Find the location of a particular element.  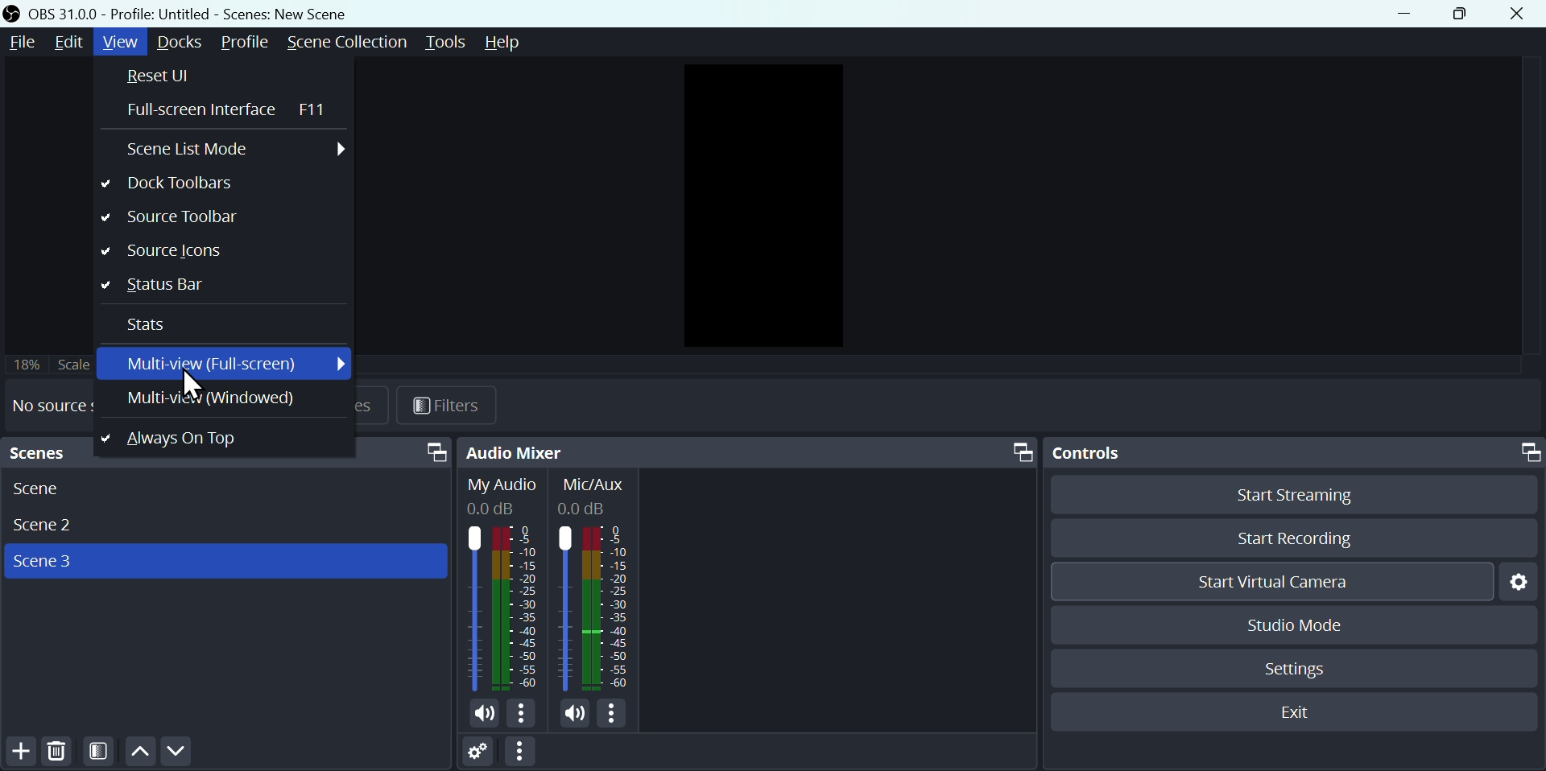

Source tool is located at coordinates (216, 252).